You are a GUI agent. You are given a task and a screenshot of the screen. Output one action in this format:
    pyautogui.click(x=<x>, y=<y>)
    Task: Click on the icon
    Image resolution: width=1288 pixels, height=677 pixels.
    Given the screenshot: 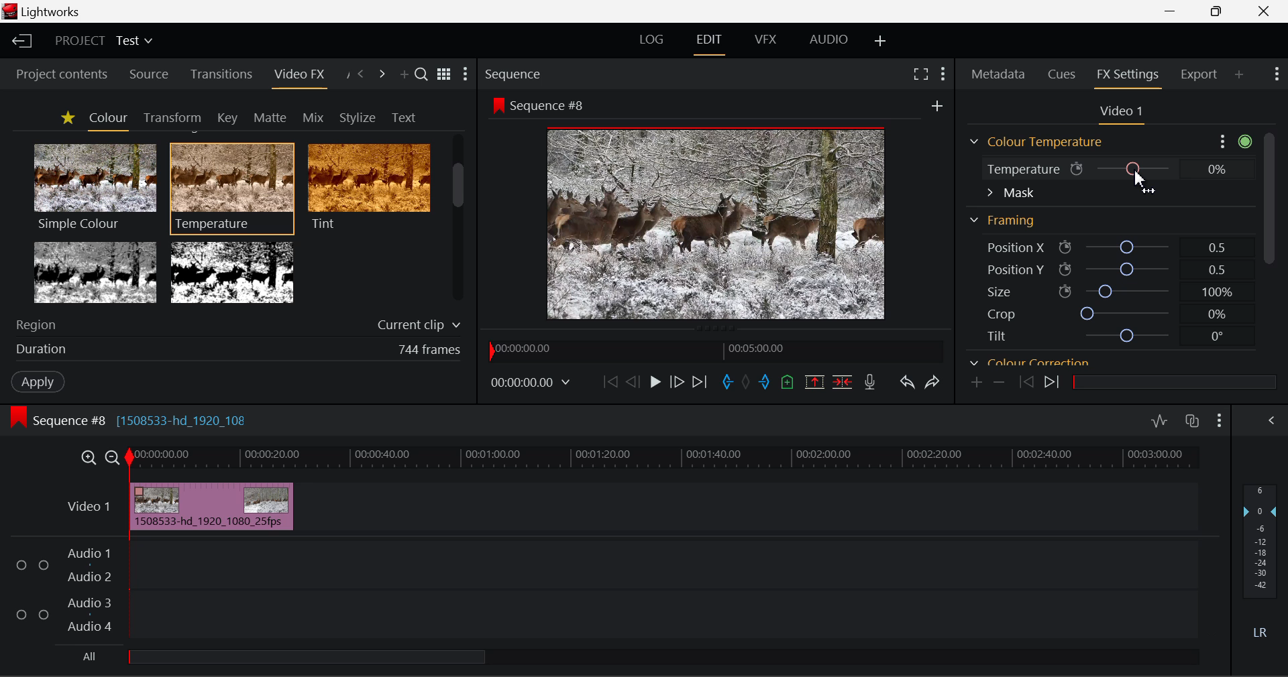 What is the action you would take?
    pyautogui.click(x=1065, y=292)
    